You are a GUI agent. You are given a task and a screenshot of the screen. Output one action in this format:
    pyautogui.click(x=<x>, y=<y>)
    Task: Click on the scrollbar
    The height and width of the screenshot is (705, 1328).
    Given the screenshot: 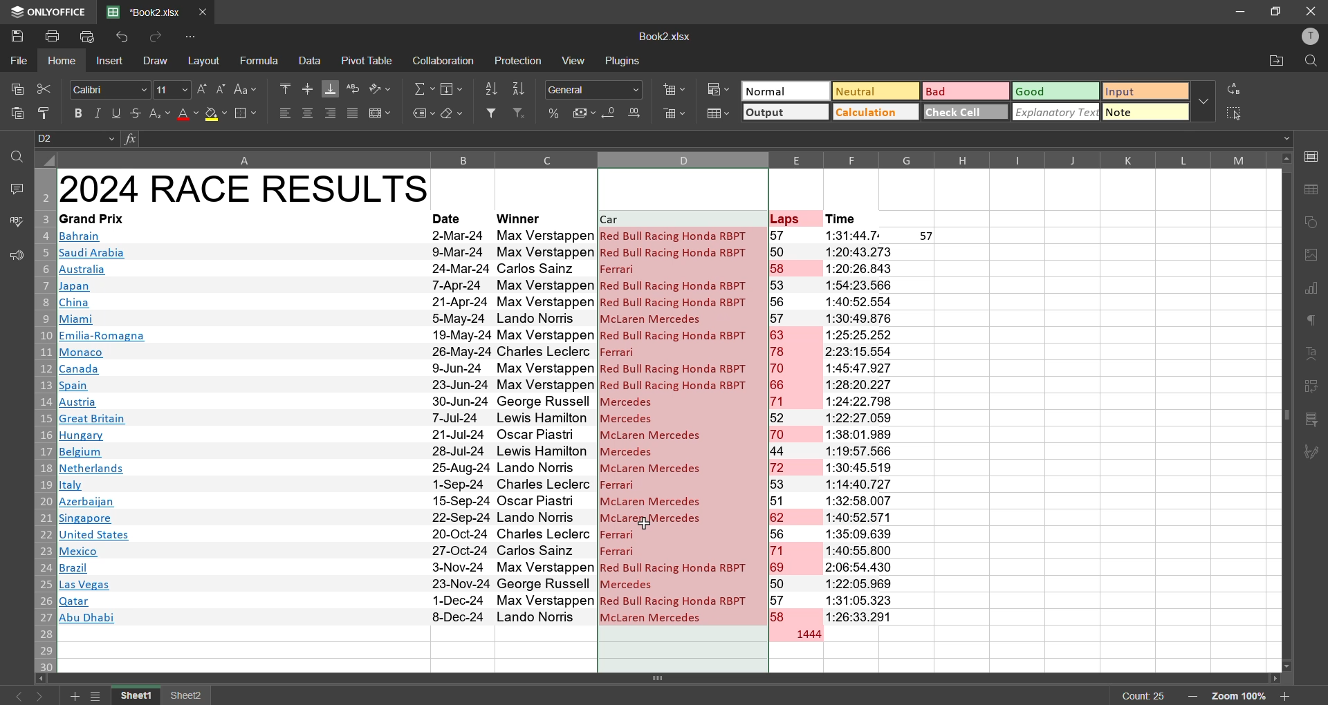 What is the action you would take?
    pyautogui.click(x=1286, y=412)
    